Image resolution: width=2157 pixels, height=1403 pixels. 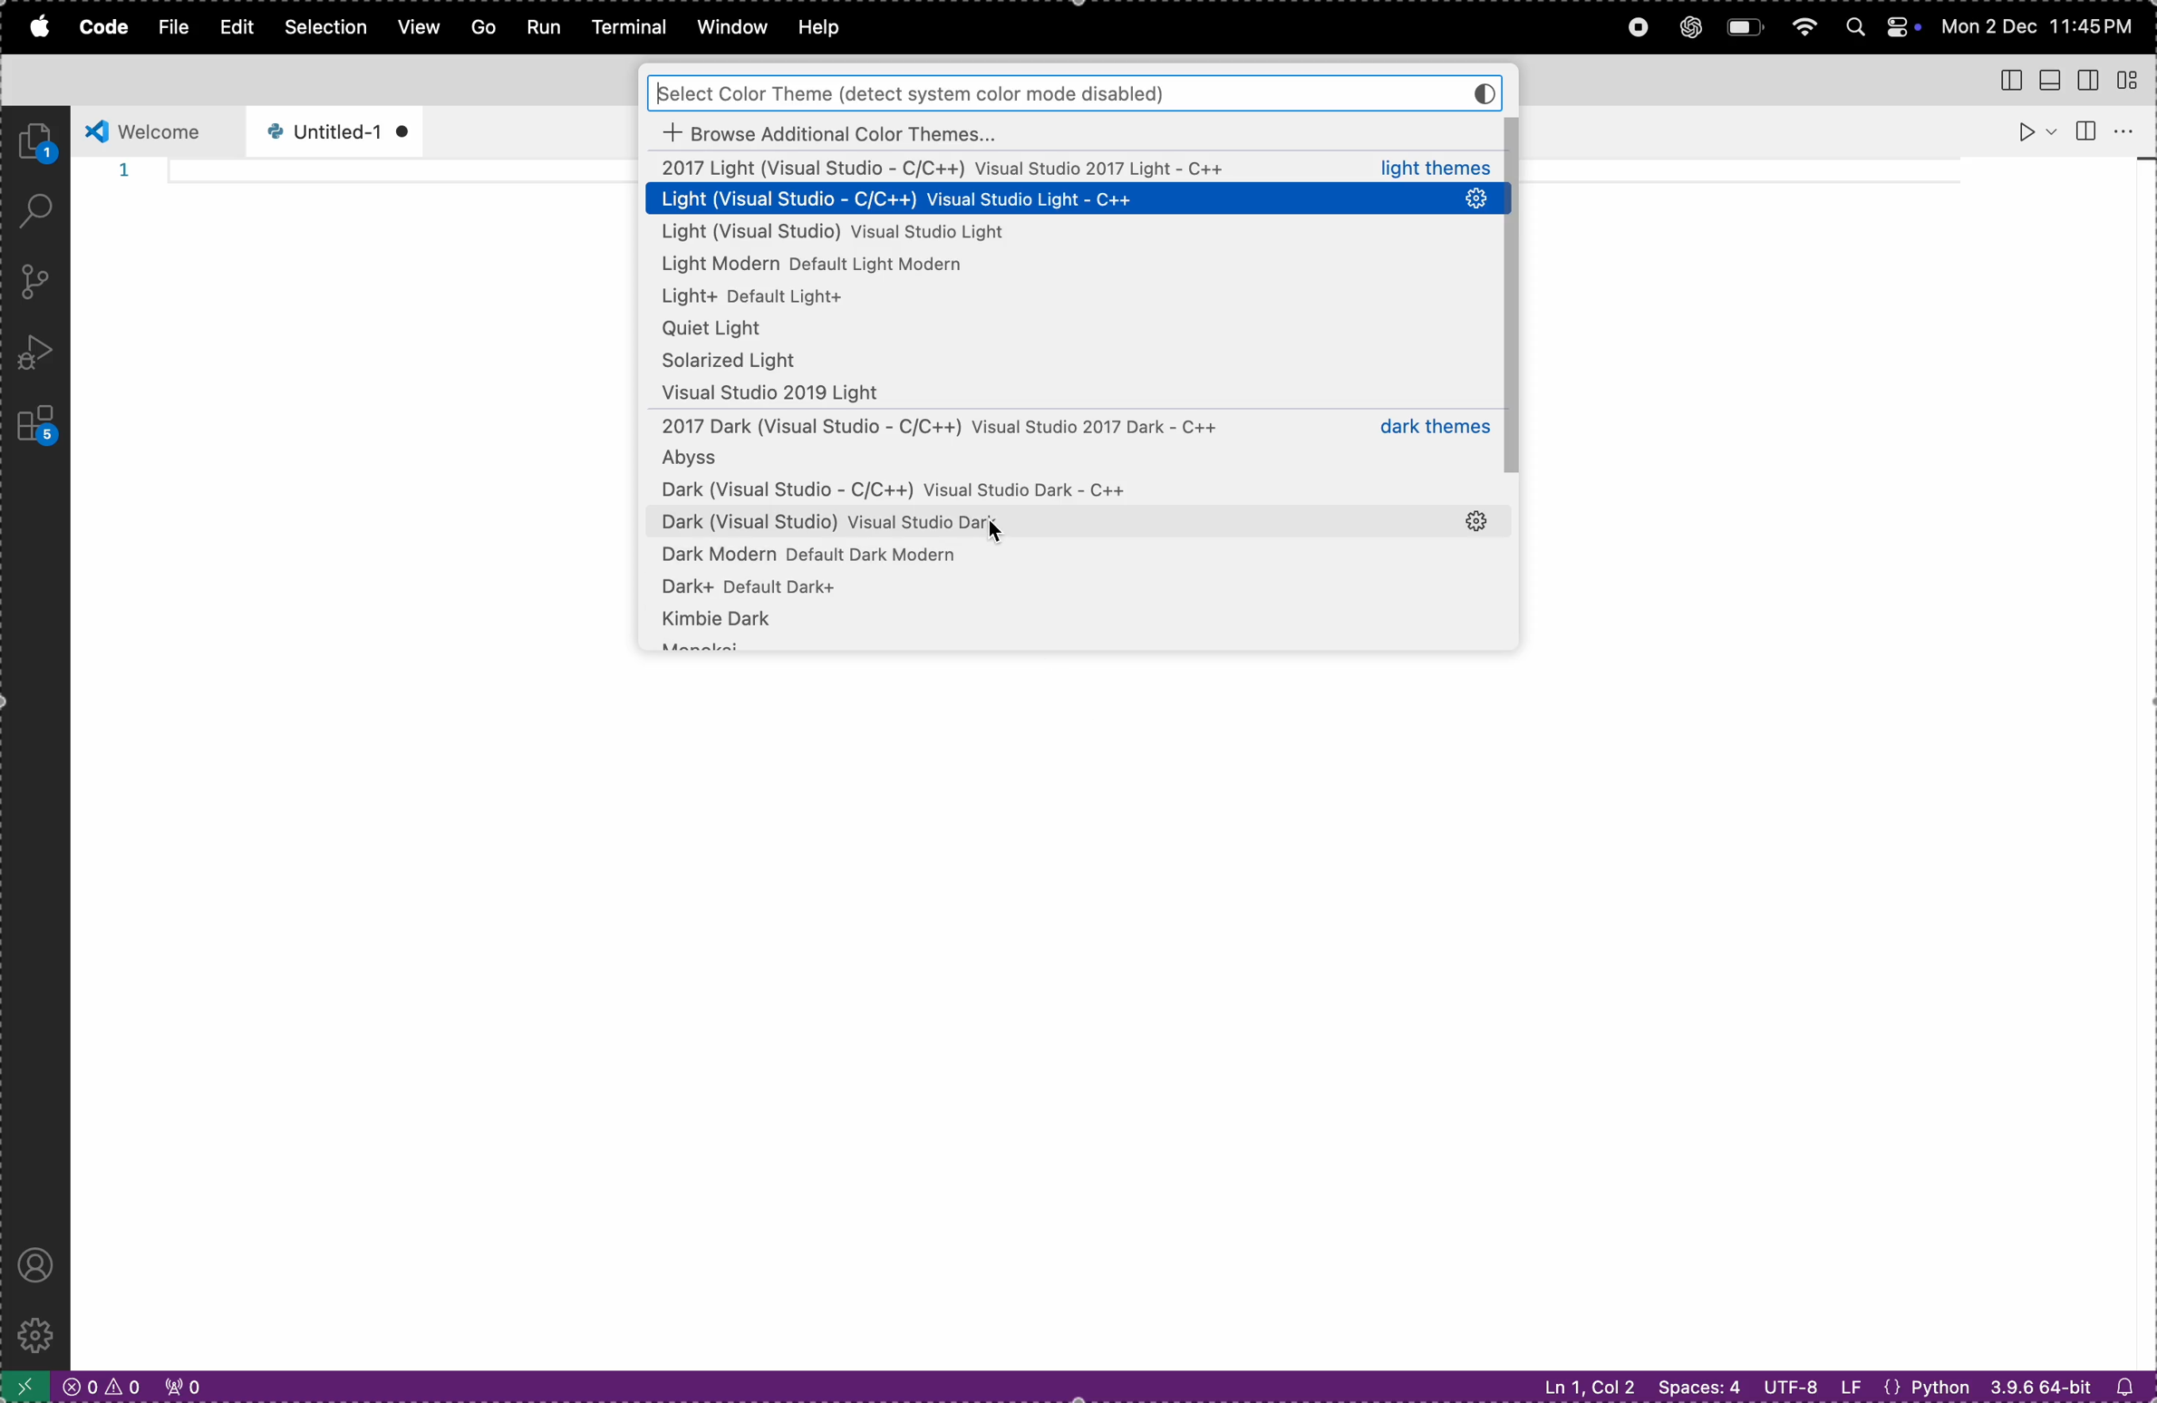 I want to click on abyss, so click(x=1067, y=462).